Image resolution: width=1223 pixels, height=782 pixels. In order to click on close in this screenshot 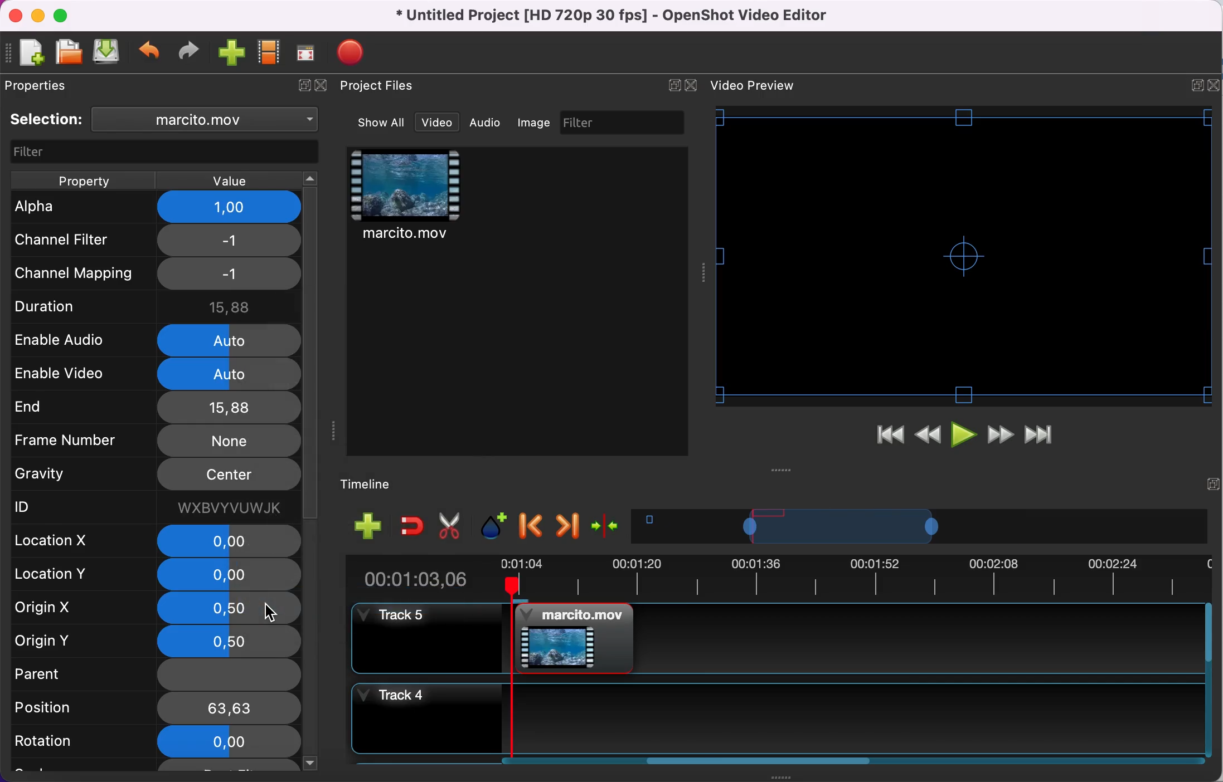, I will do `click(325, 86)`.